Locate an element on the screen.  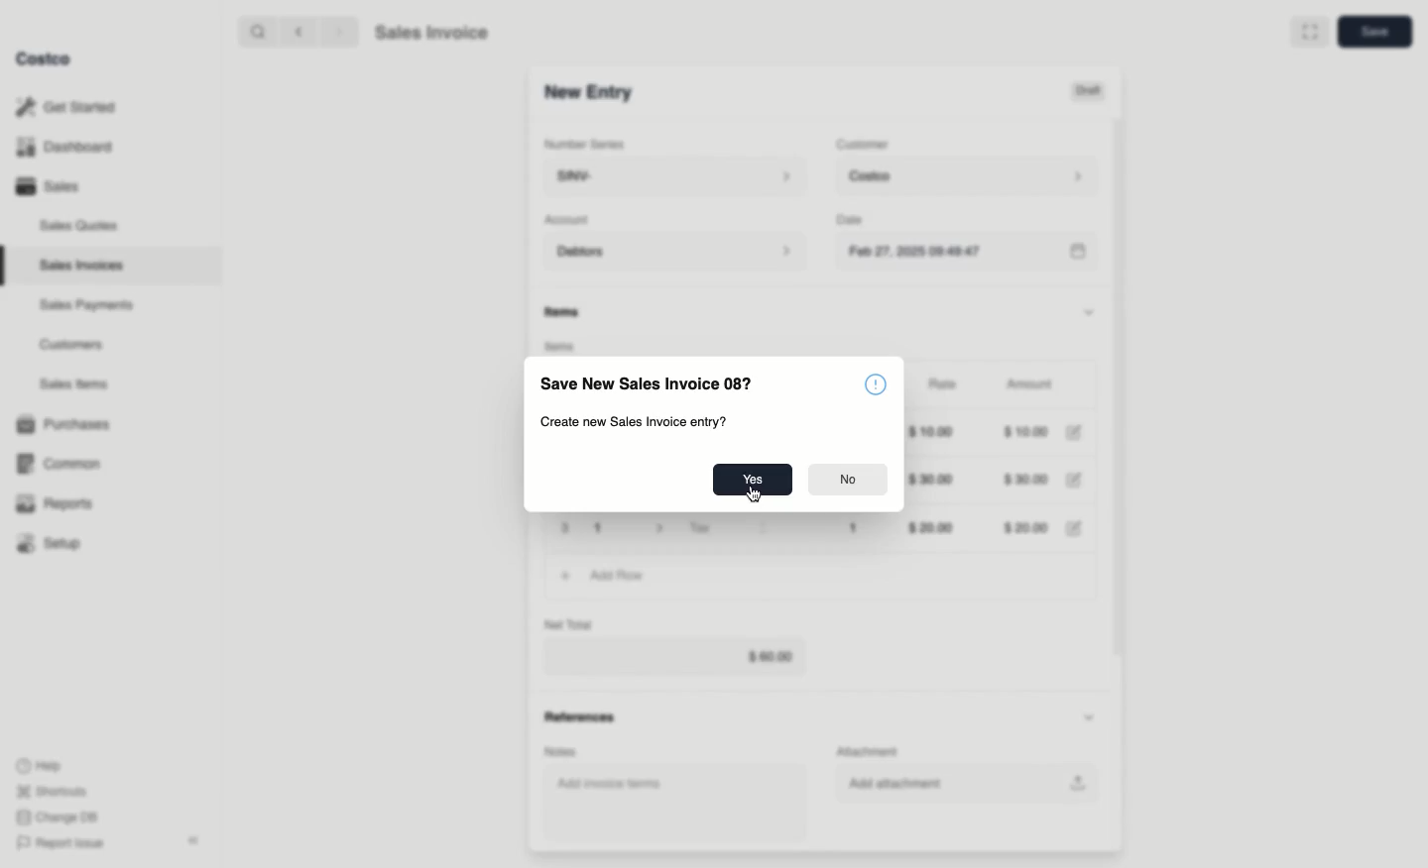
Setup is located at coordinates (51, 545).